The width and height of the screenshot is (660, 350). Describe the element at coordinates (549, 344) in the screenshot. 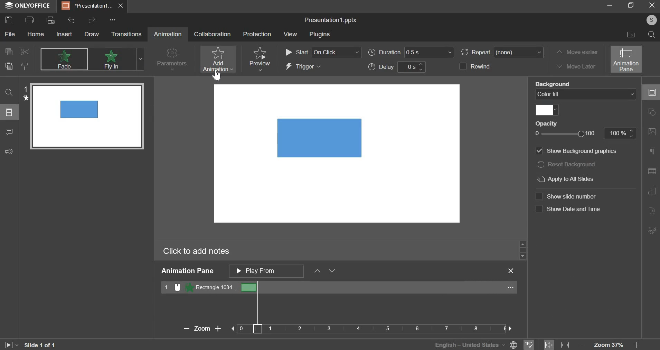

I see `fit to size` at that location.